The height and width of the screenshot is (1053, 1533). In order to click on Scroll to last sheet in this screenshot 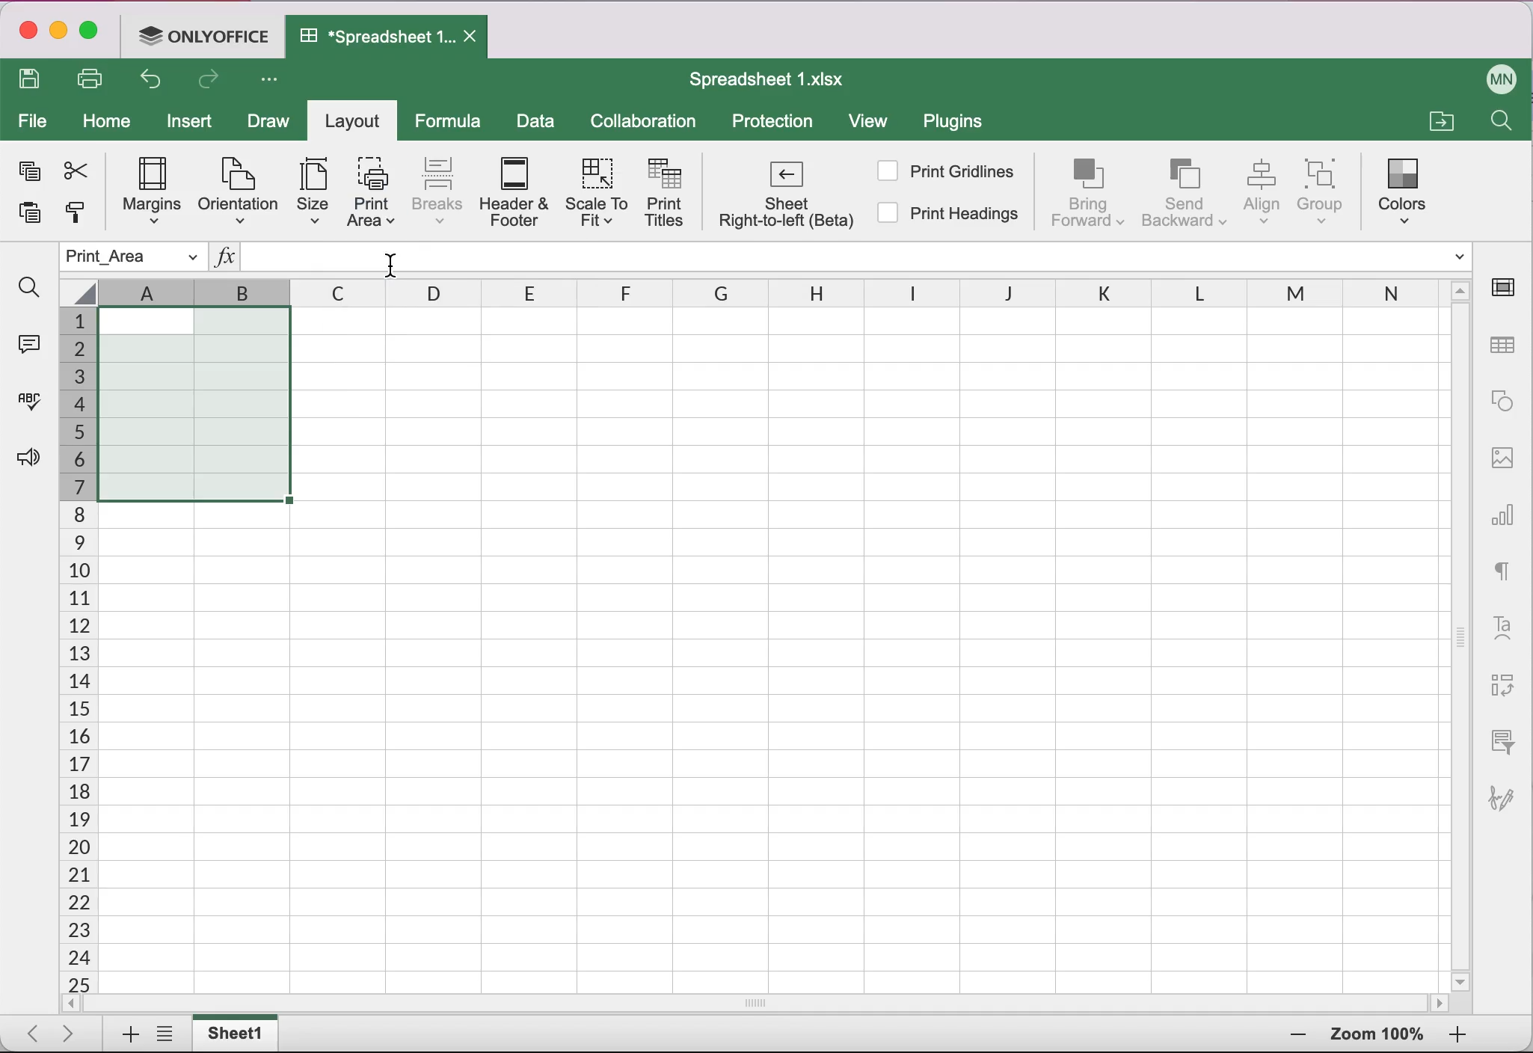, I will do `click(75, 1032)`.